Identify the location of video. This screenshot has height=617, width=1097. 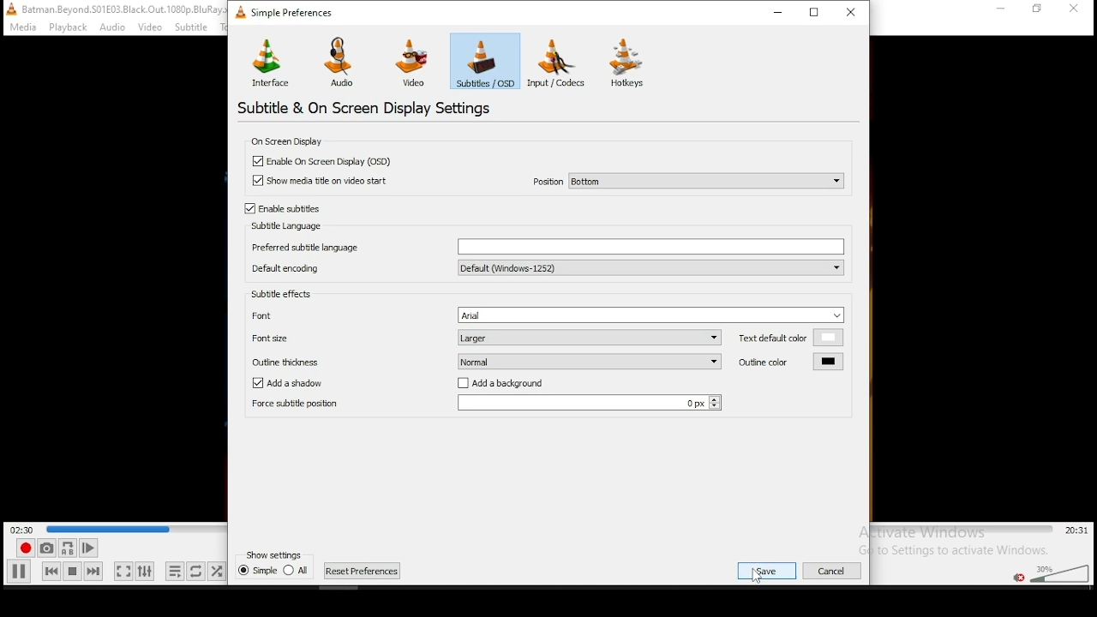
(414, 64).